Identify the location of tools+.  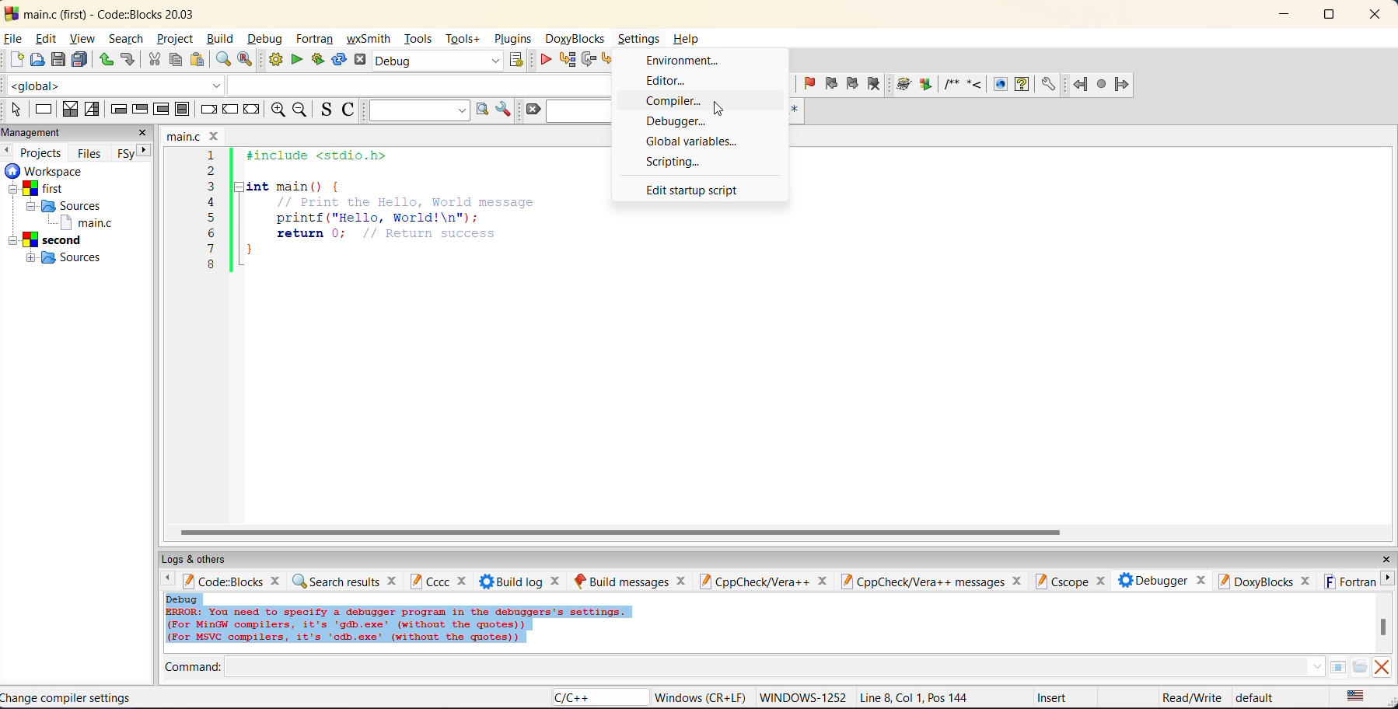
(466, 40).